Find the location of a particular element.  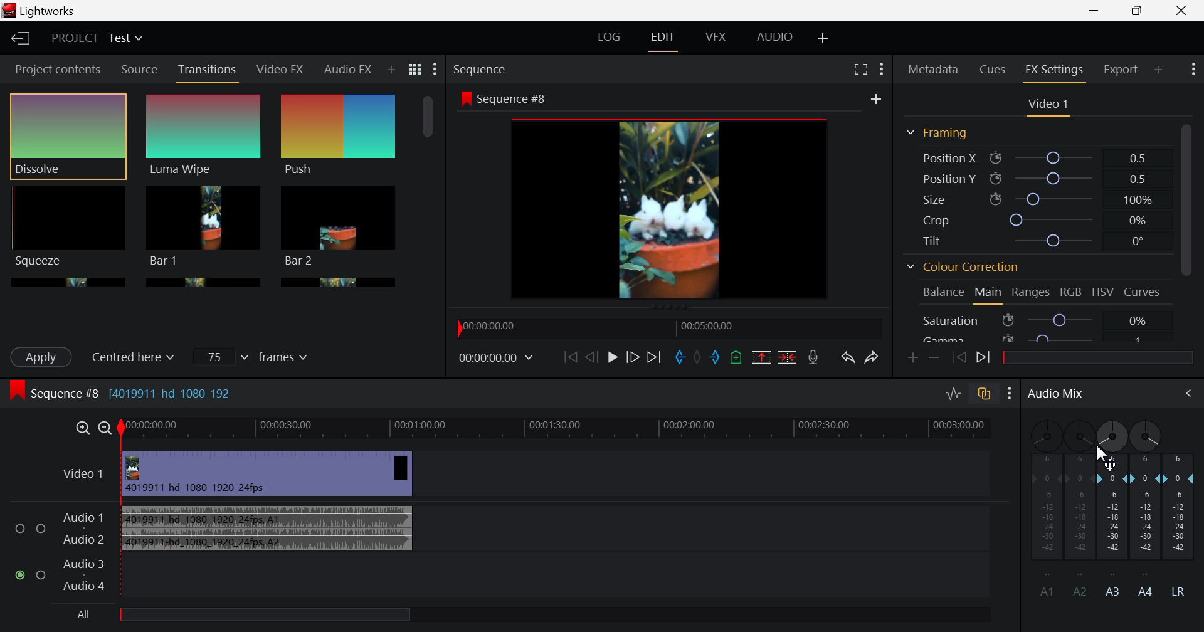

To End is located at coordinates (655, 359).